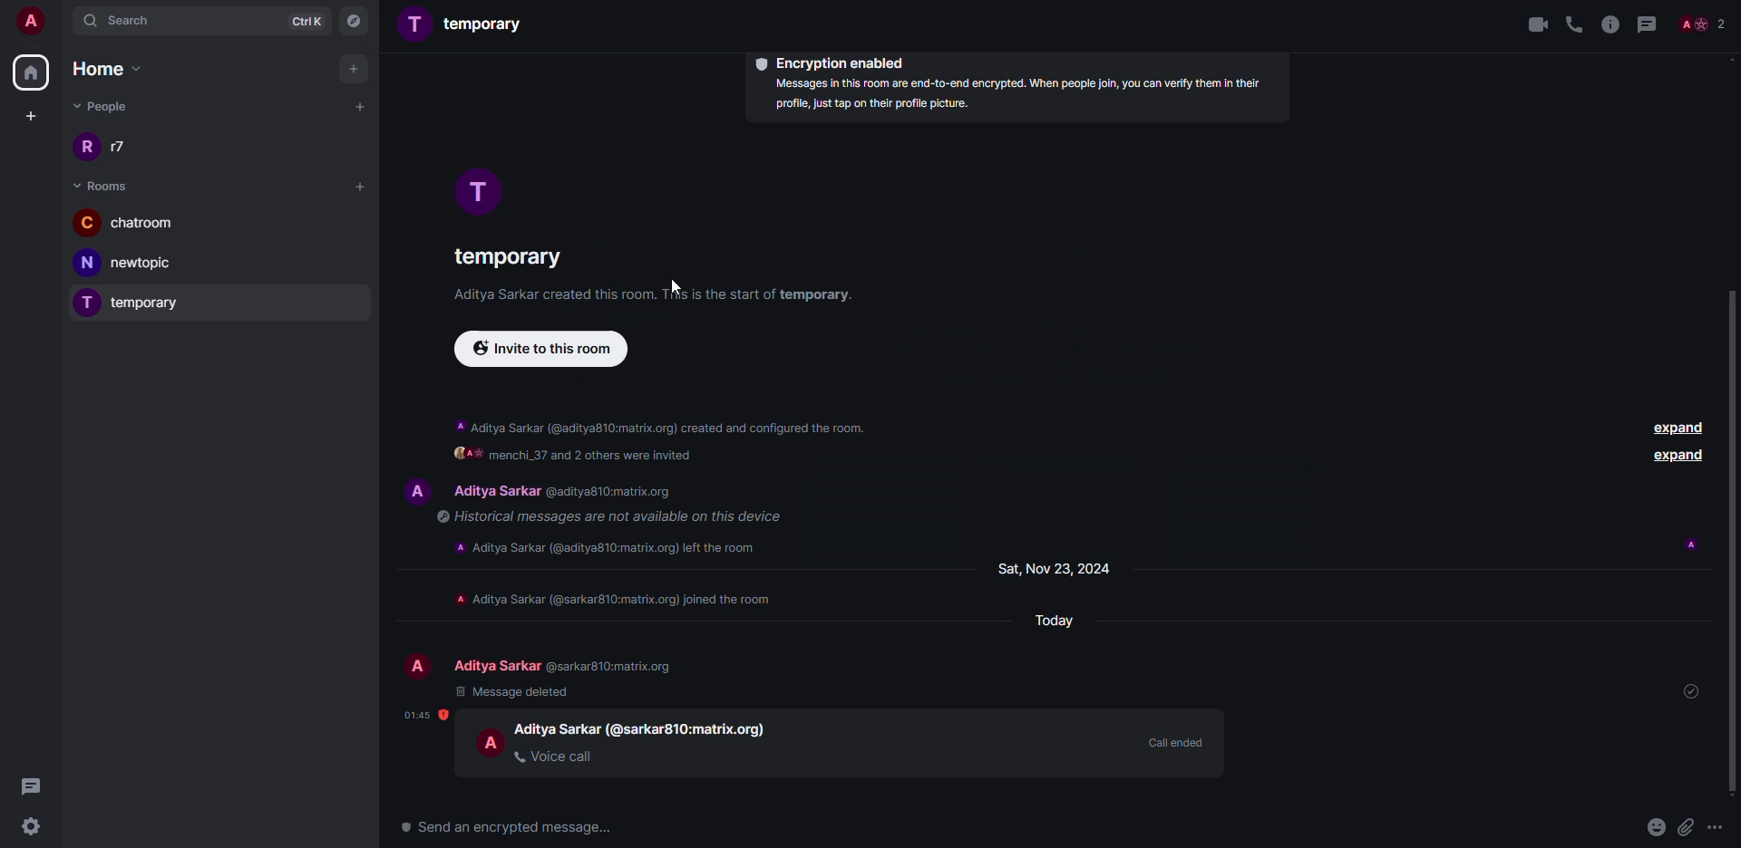 This screenshot has width=1741, height=848. I want to click on profile, so click(491, 742).